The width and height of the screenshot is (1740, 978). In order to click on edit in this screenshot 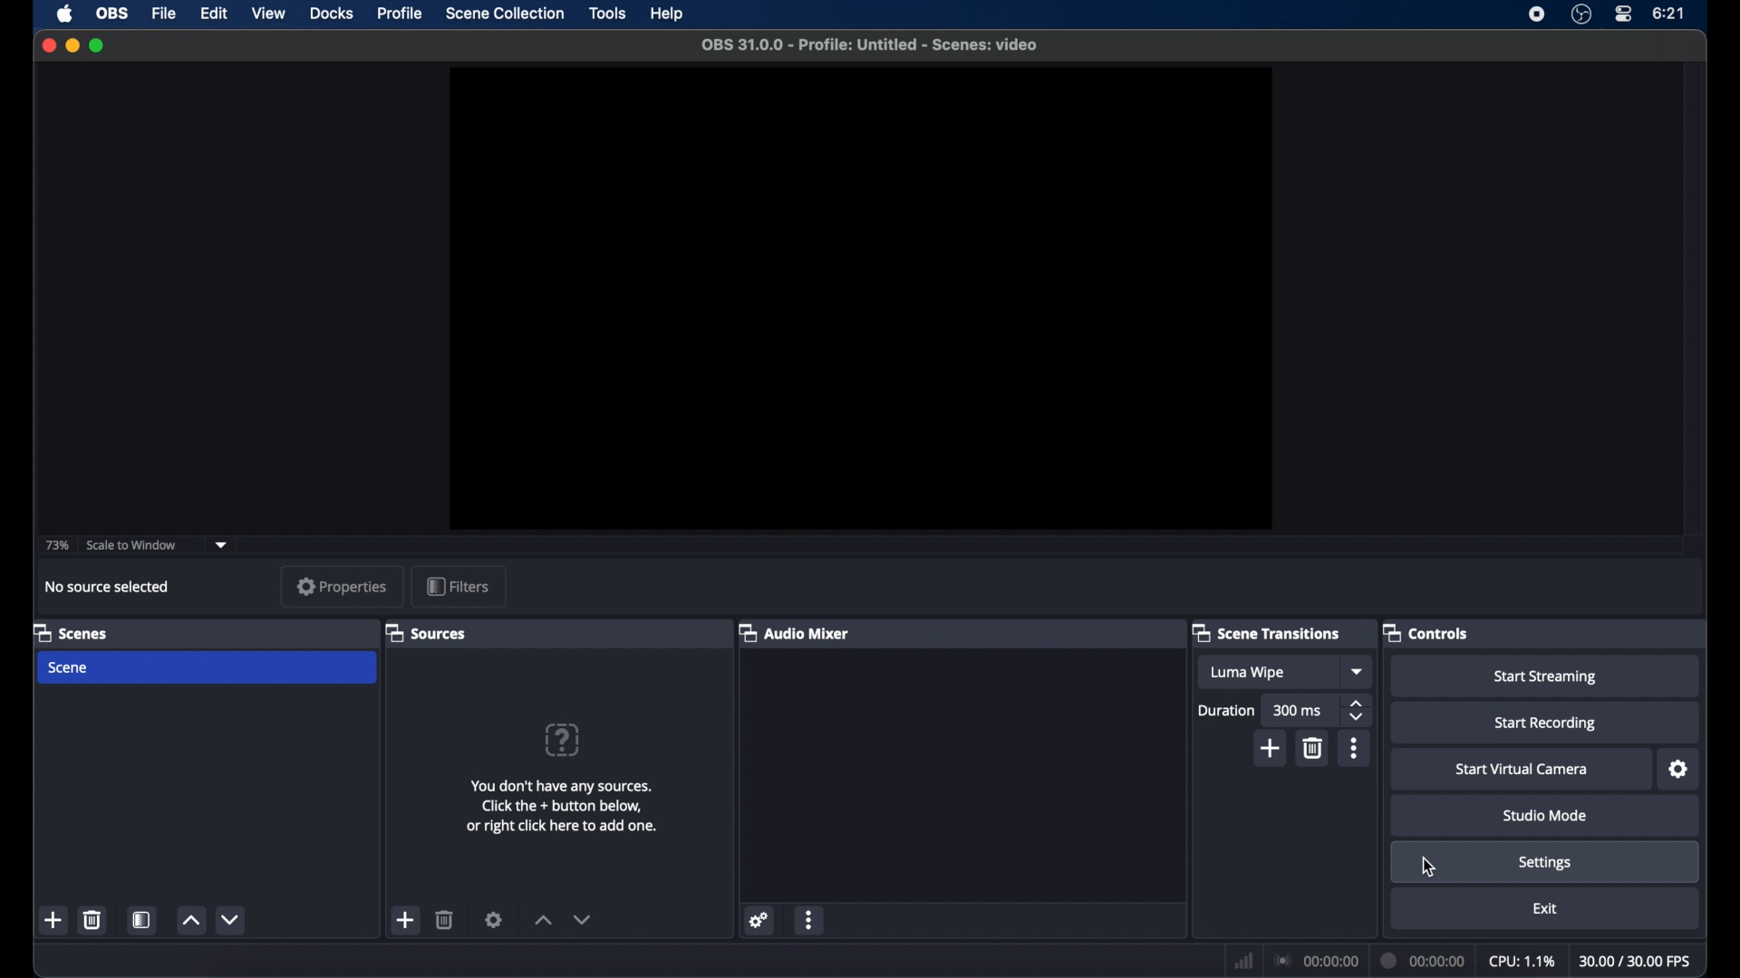, I will do `click(216, 14)`.